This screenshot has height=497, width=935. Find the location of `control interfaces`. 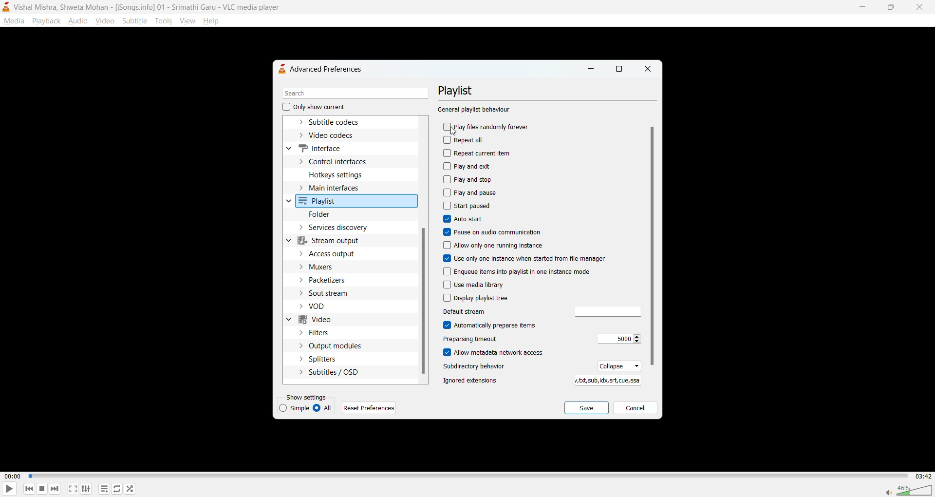

control interfaces is located at coordinates (338, 161).